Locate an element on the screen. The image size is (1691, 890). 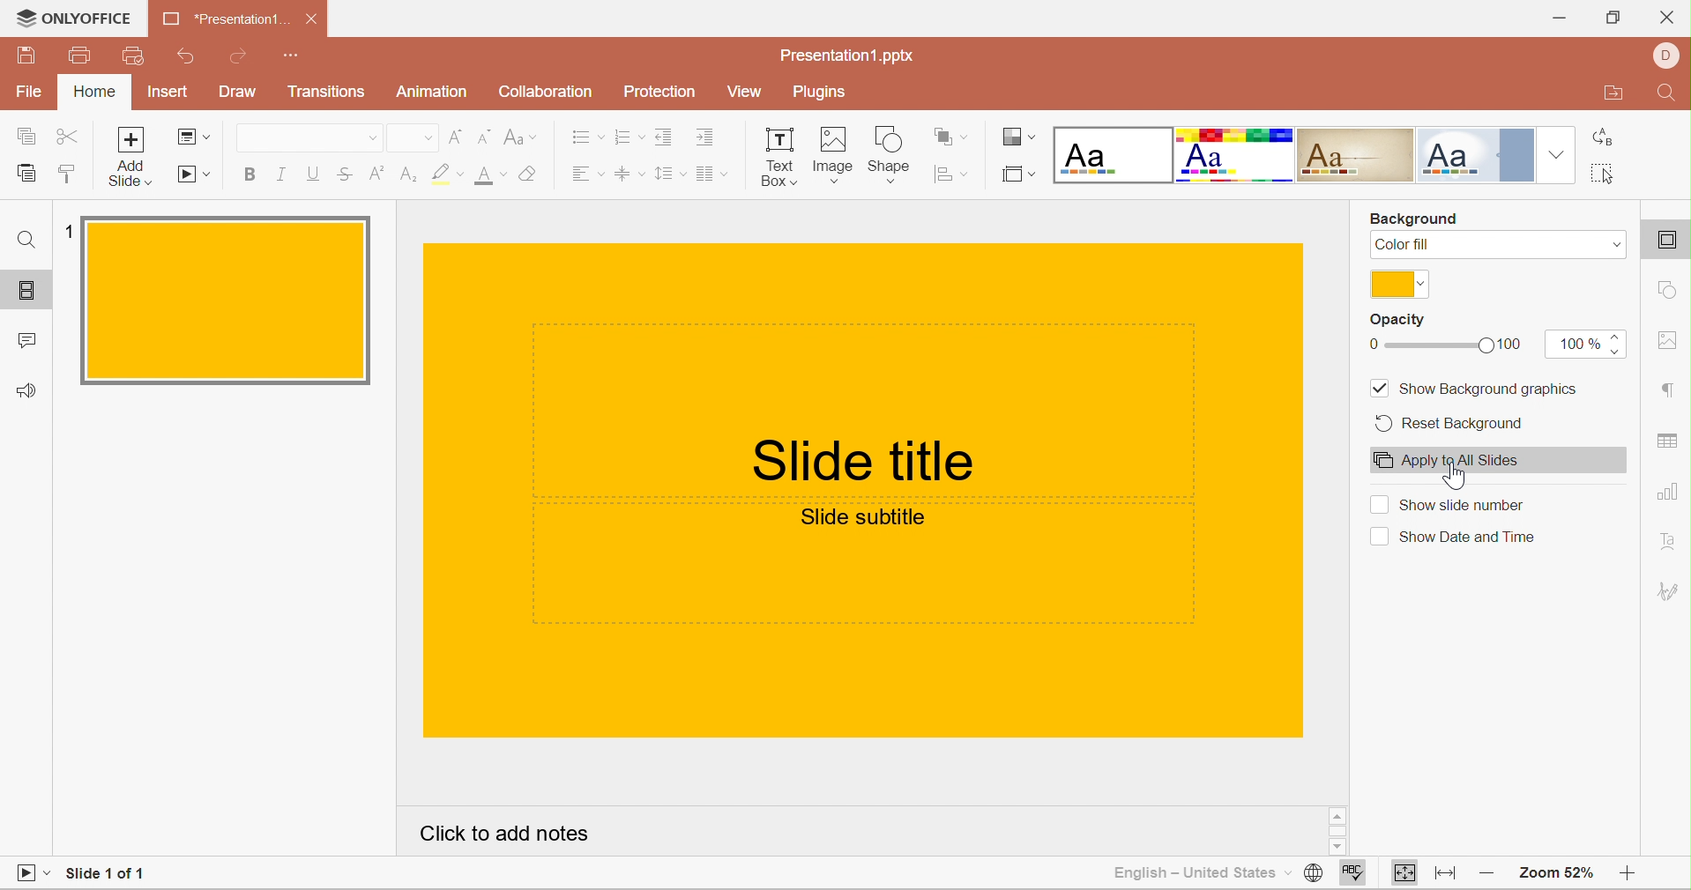
Find is located at coordinates (27, 241).